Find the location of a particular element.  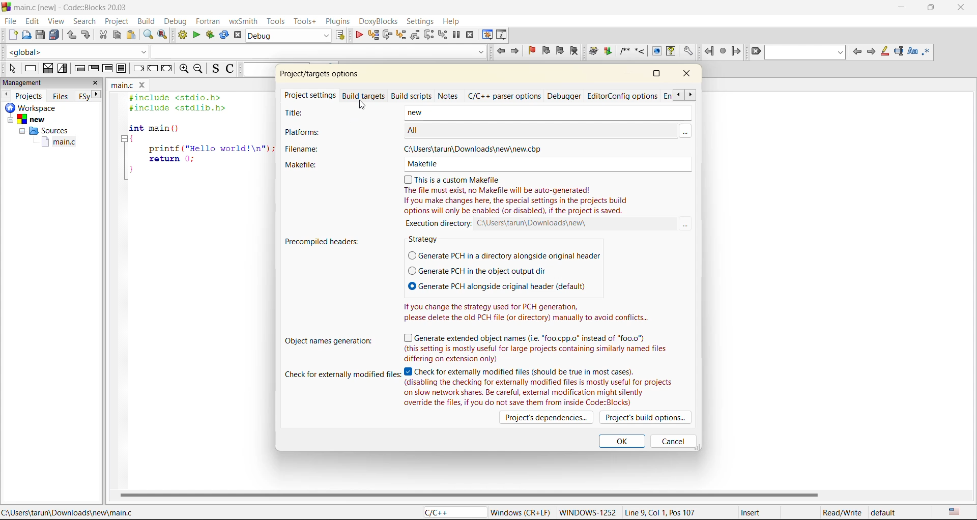

tools is located at coordinates (307, 21).